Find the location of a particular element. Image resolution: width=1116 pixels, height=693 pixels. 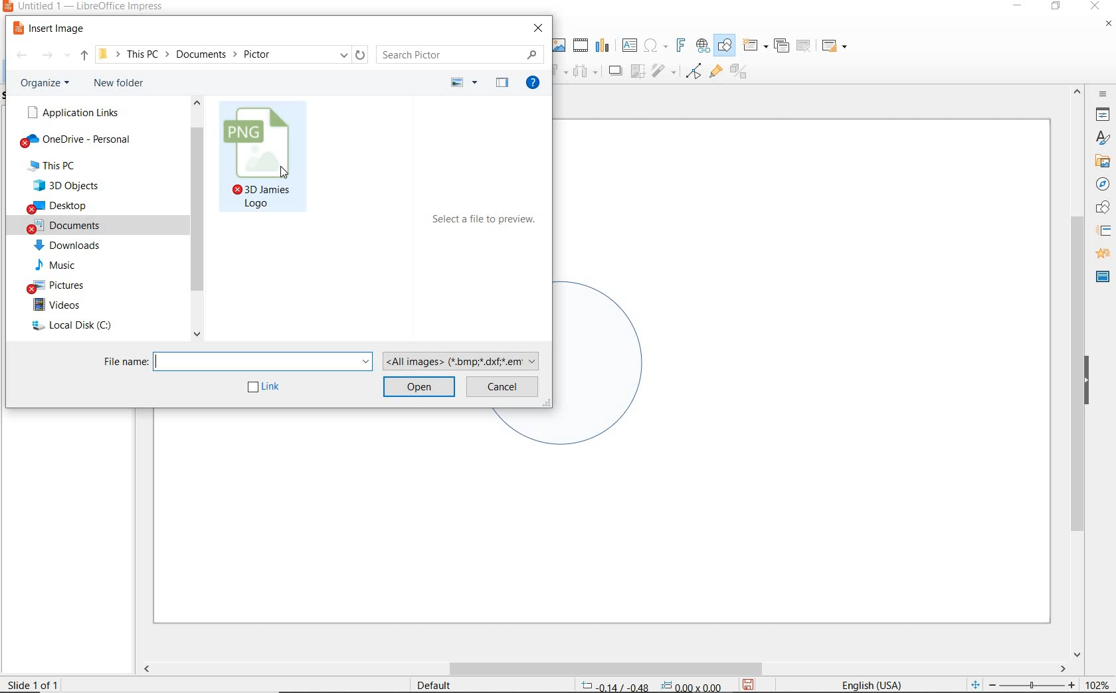

scrollbar is located at coordinates (603, 668).